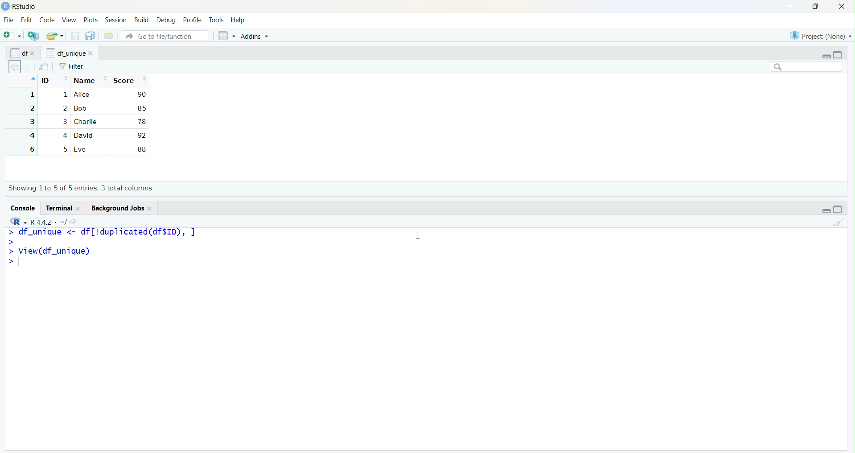 This screenshot has width=855, height=453. Describe the element at coordinates (55, 36) in the screenshot. I see `open file` at that location.